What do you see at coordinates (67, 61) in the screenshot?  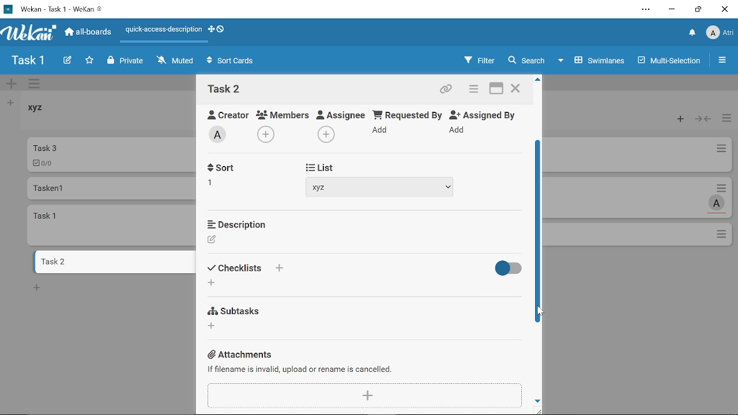 I see `Create` at bounding box center [67, 61].